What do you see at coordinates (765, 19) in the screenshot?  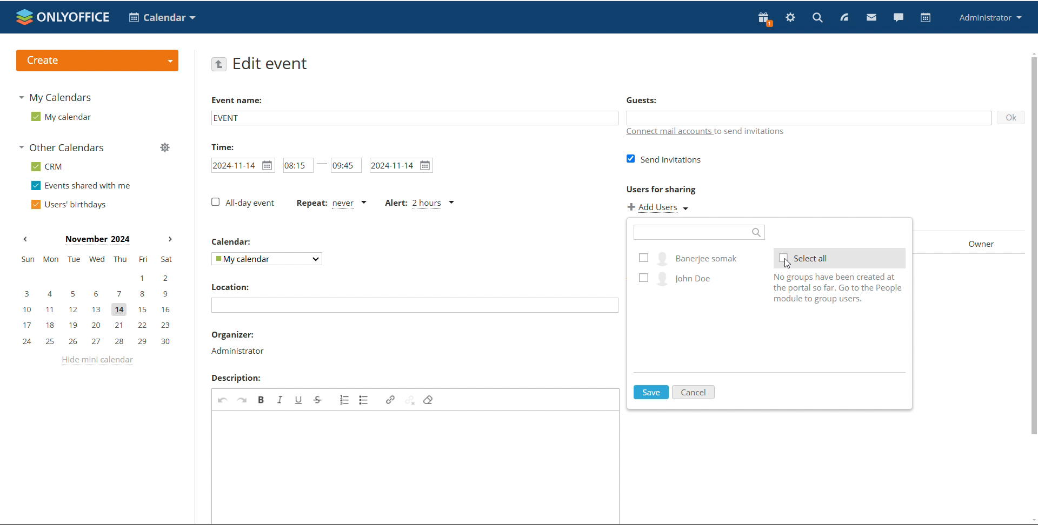 I see `reward` at bounding box center [765, 19].